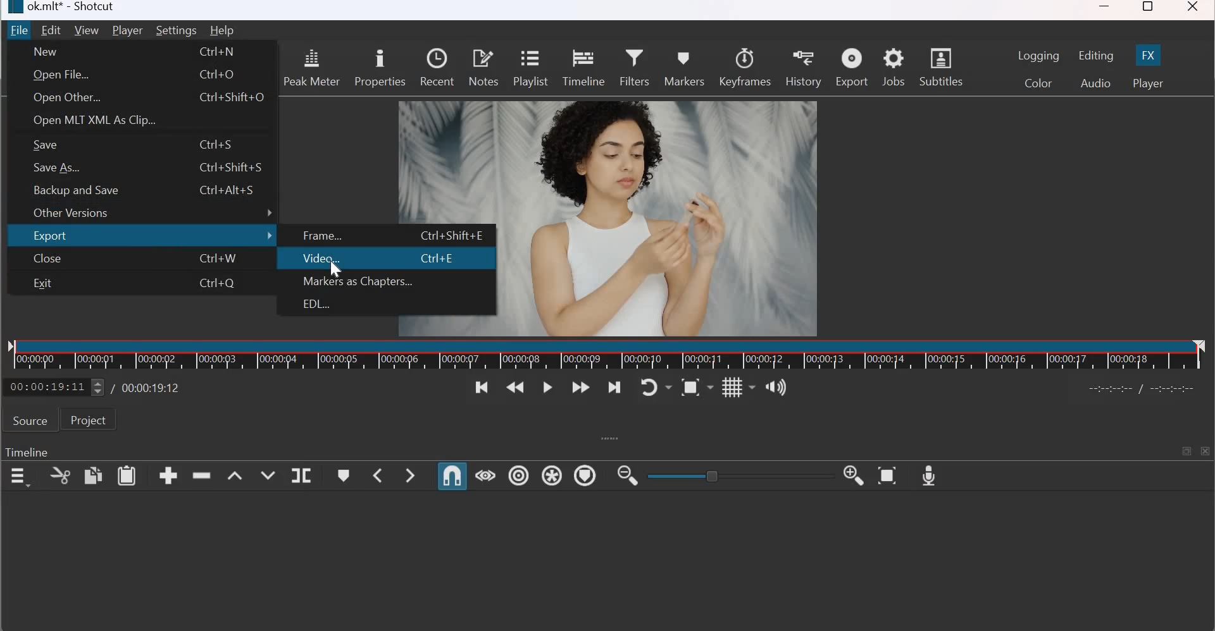  What do you see at coordinates (894, 66) in the screenshot?
I see `Jobs` at bounding box center [894, 66].